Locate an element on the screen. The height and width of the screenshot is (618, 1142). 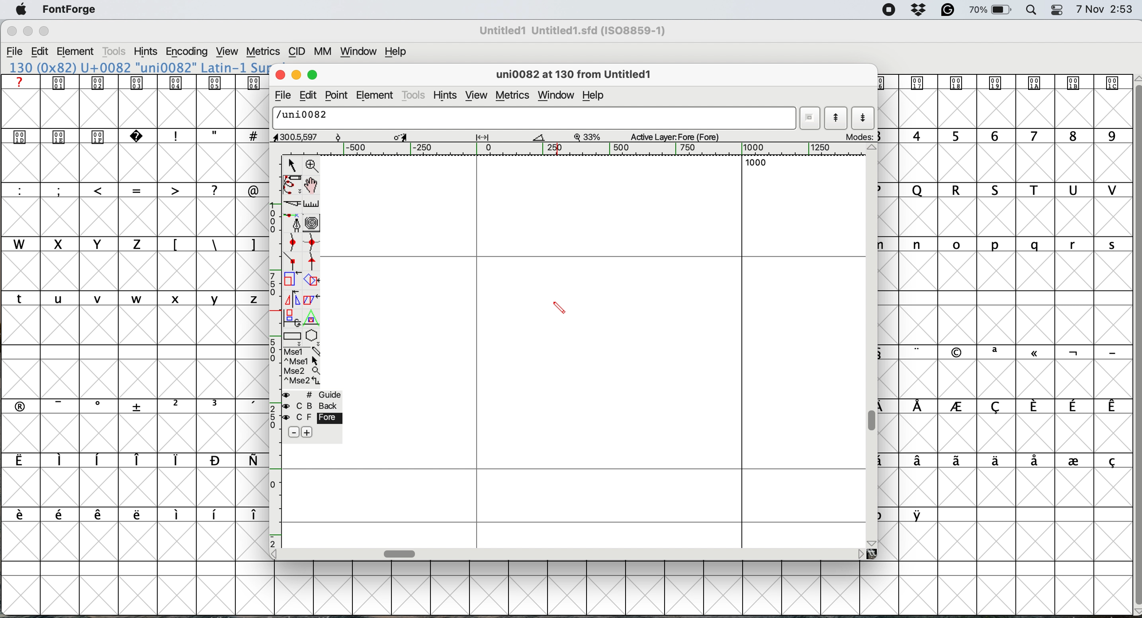
system logo is located at coordinates (18, 10).